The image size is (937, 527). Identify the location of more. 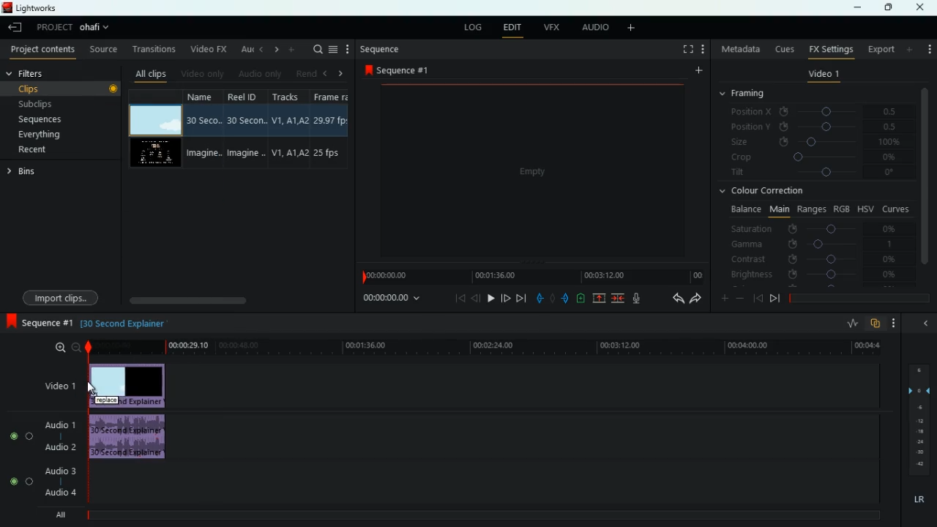
(911, 49).